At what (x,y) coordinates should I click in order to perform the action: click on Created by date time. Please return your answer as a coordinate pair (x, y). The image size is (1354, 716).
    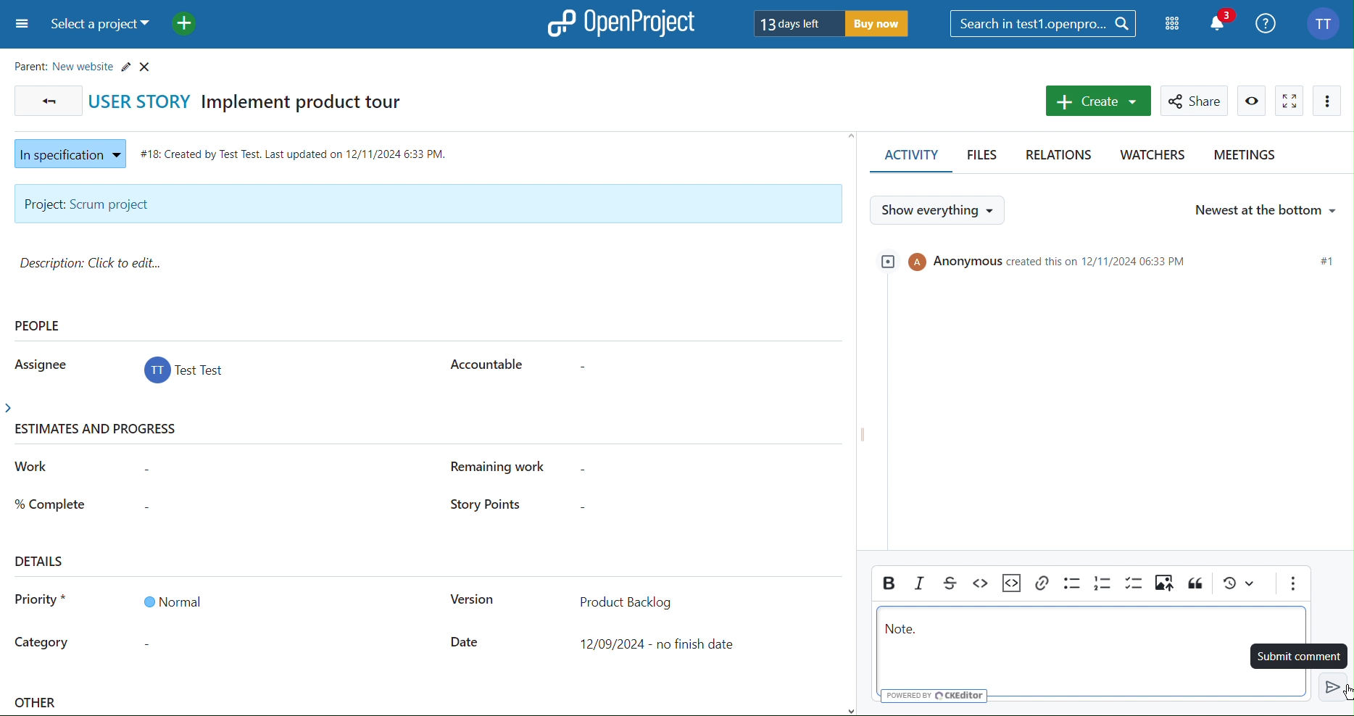
    Looking at the image, I should click on (297, 151).